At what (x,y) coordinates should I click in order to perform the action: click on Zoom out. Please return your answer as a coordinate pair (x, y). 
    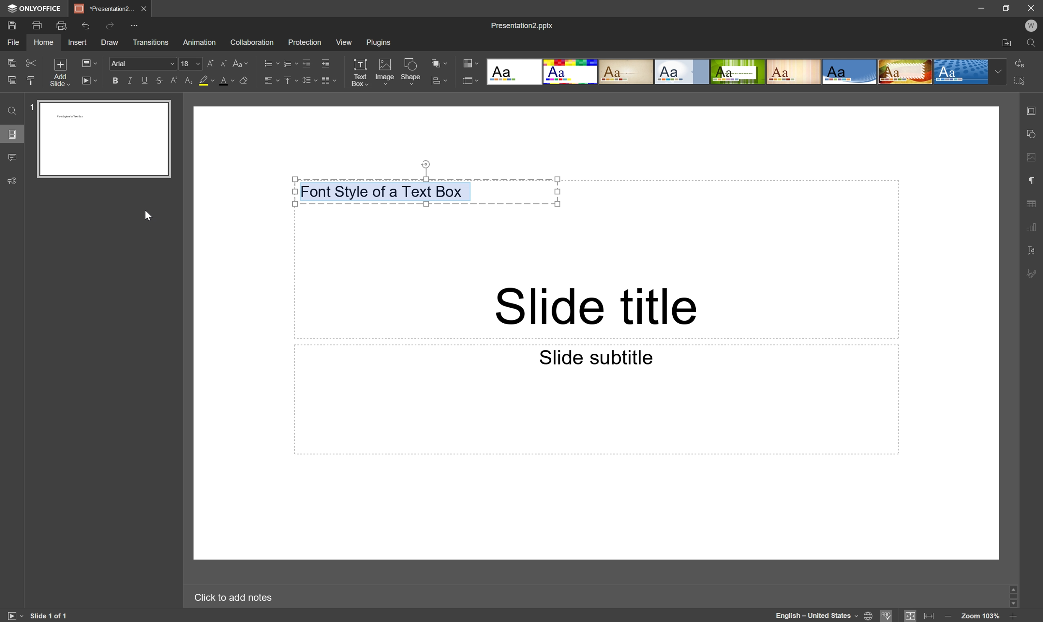
    Looking at the image, I should click on (947, 616).